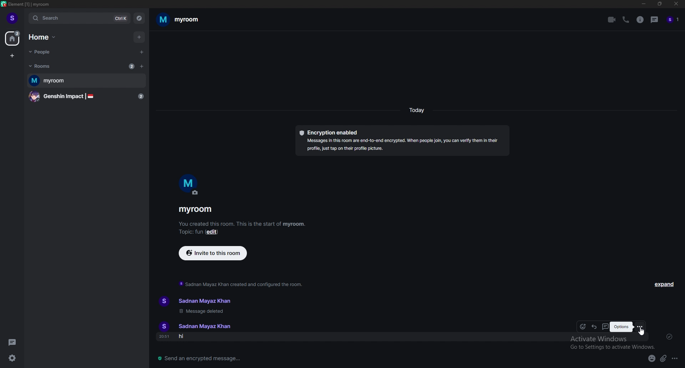 This screenshot has height=368, width=685. Describe the element at coordinates (12, 358) in the screenshot. I see `settings` at that location.